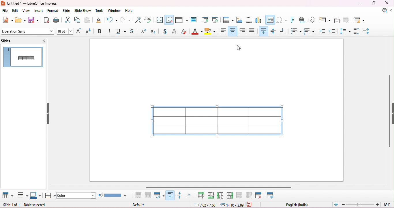 This screenshot has height=208, width=394. Describe the element at coordinates (274, 31) in the screenshot. I see `center vertically` at that location.